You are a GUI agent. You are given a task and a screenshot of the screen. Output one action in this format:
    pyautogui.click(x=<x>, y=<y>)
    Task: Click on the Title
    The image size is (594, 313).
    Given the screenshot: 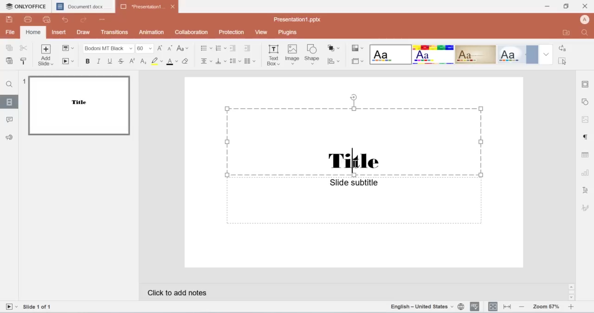 What is the action you would take?
    pyautogui.click(x=352, y=160)
    